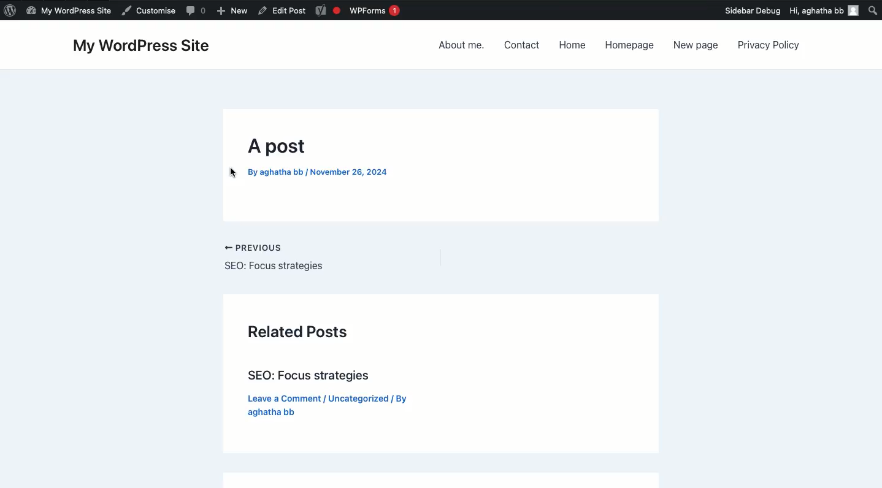 The image size is (882, 488). What do you see at coordinates (276, 259) in the screenshot?
I see `Previous` at bounding box center [276, 259].